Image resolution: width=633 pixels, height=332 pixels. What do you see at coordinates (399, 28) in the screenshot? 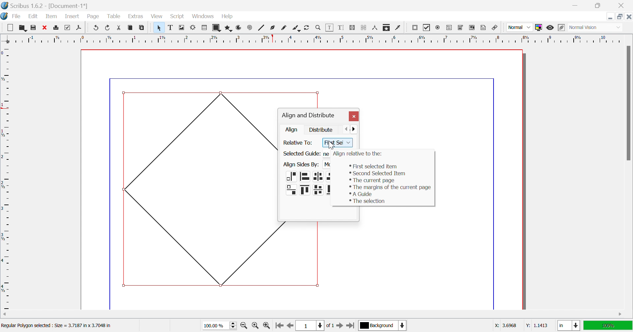
I see `Eye dropper` at bounding box center [399, 28].